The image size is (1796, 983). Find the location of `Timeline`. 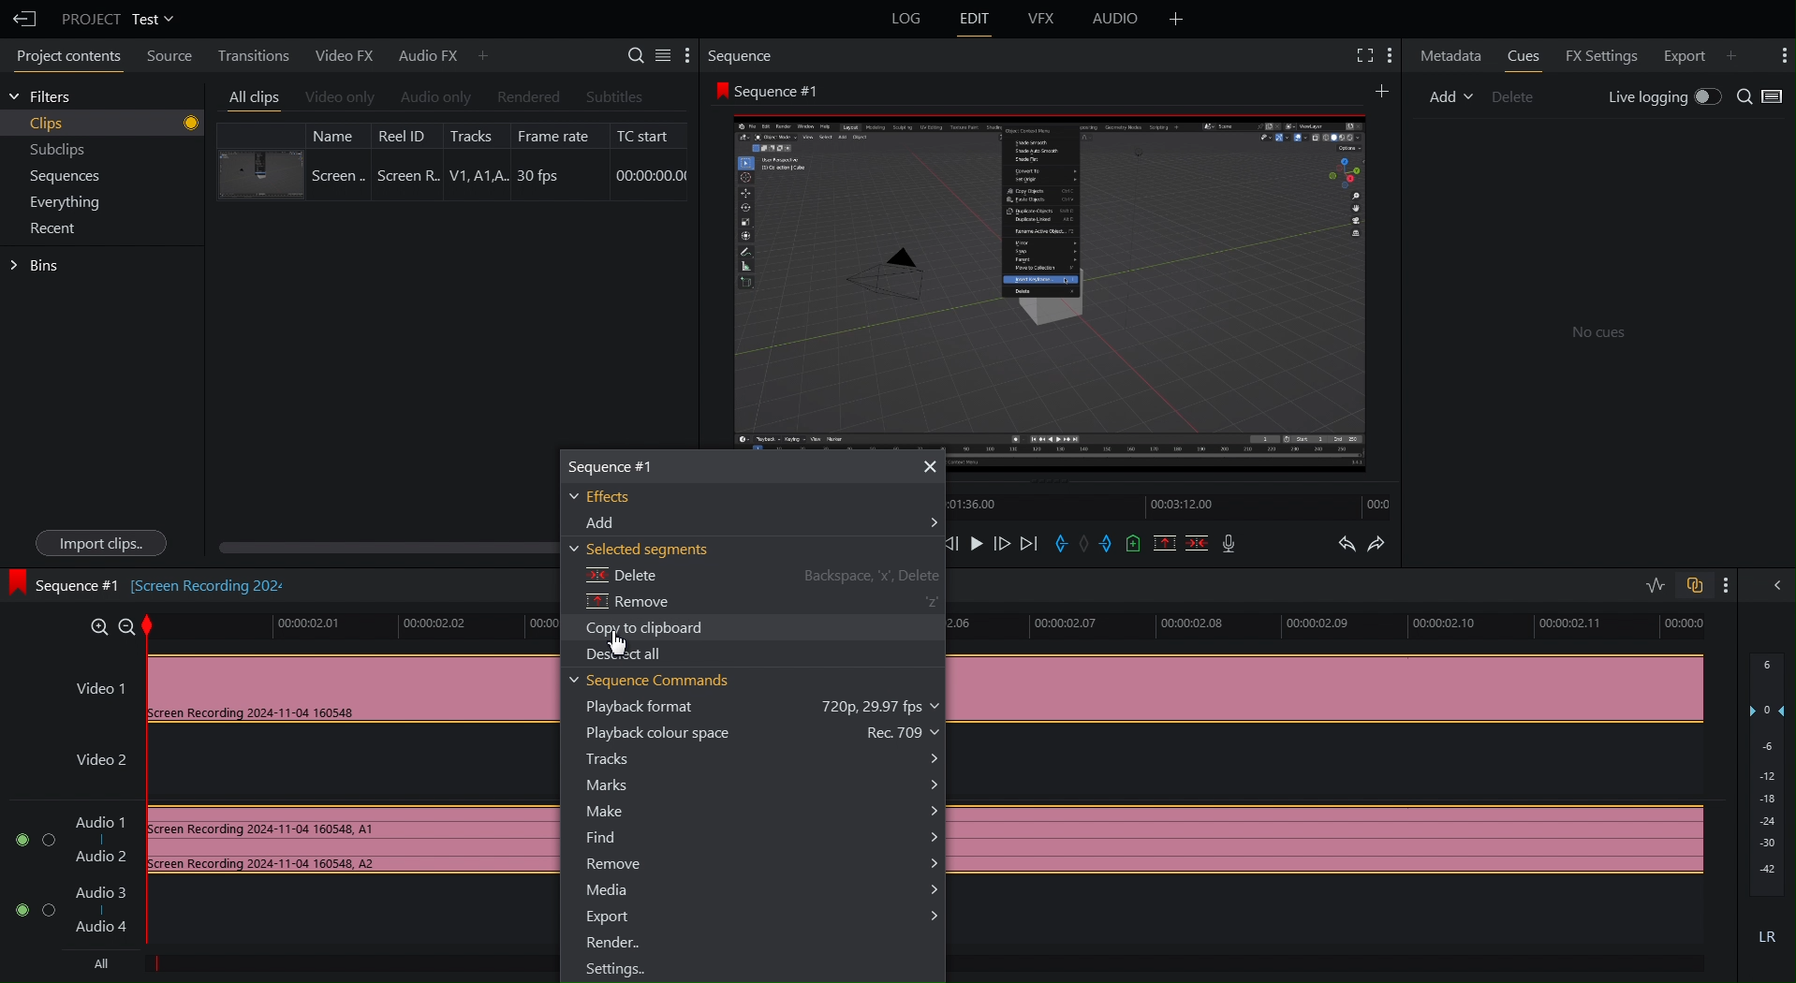

Timeline is located at coordinates (349, 625).